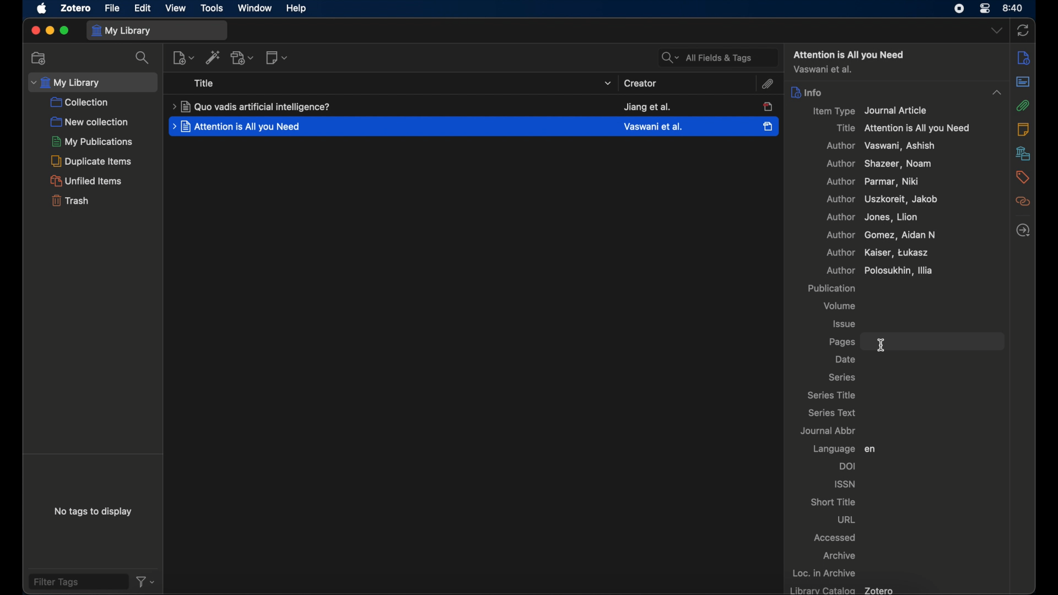 The width and height of the screenshot is (1058, 595). I want to click on archive, so click(840, 555).